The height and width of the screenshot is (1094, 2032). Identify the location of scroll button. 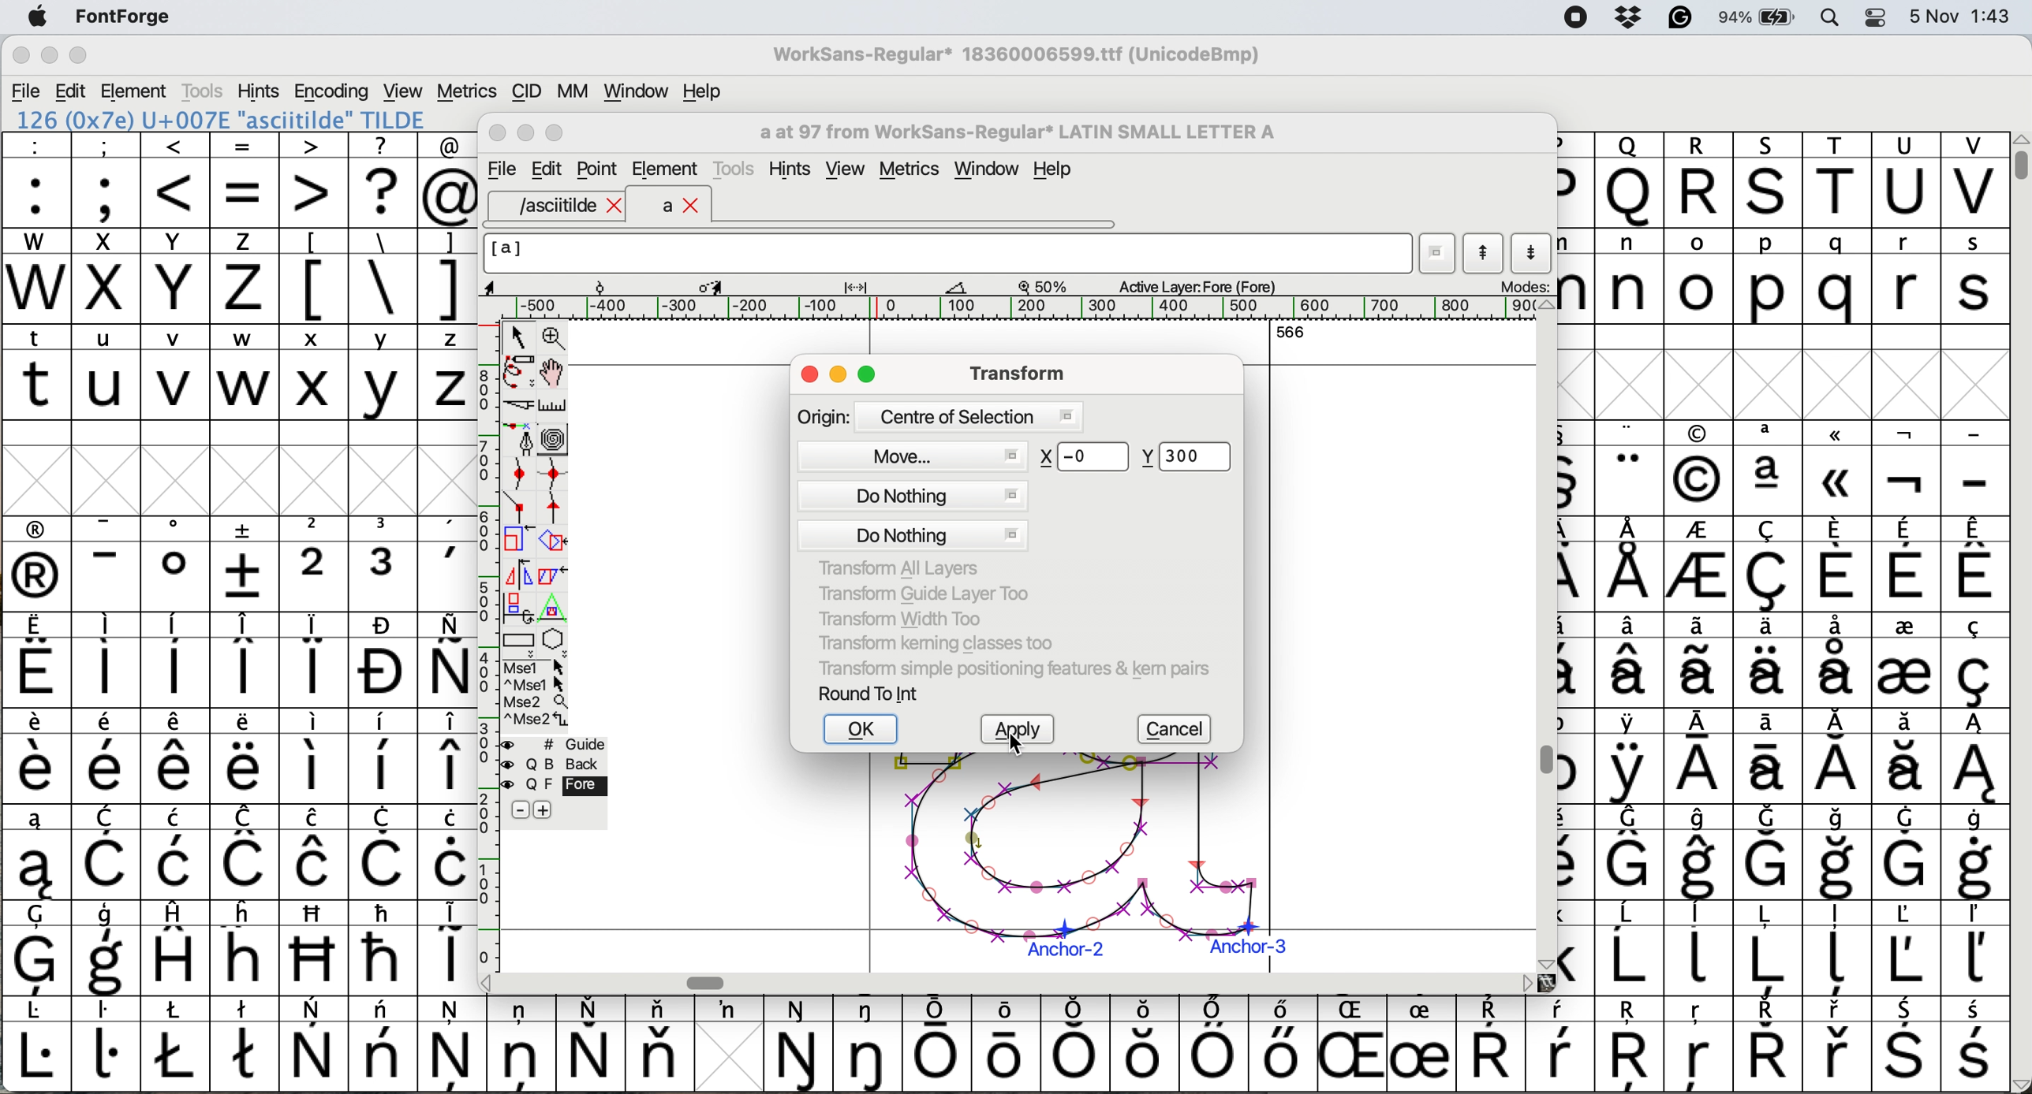
(488, 981).